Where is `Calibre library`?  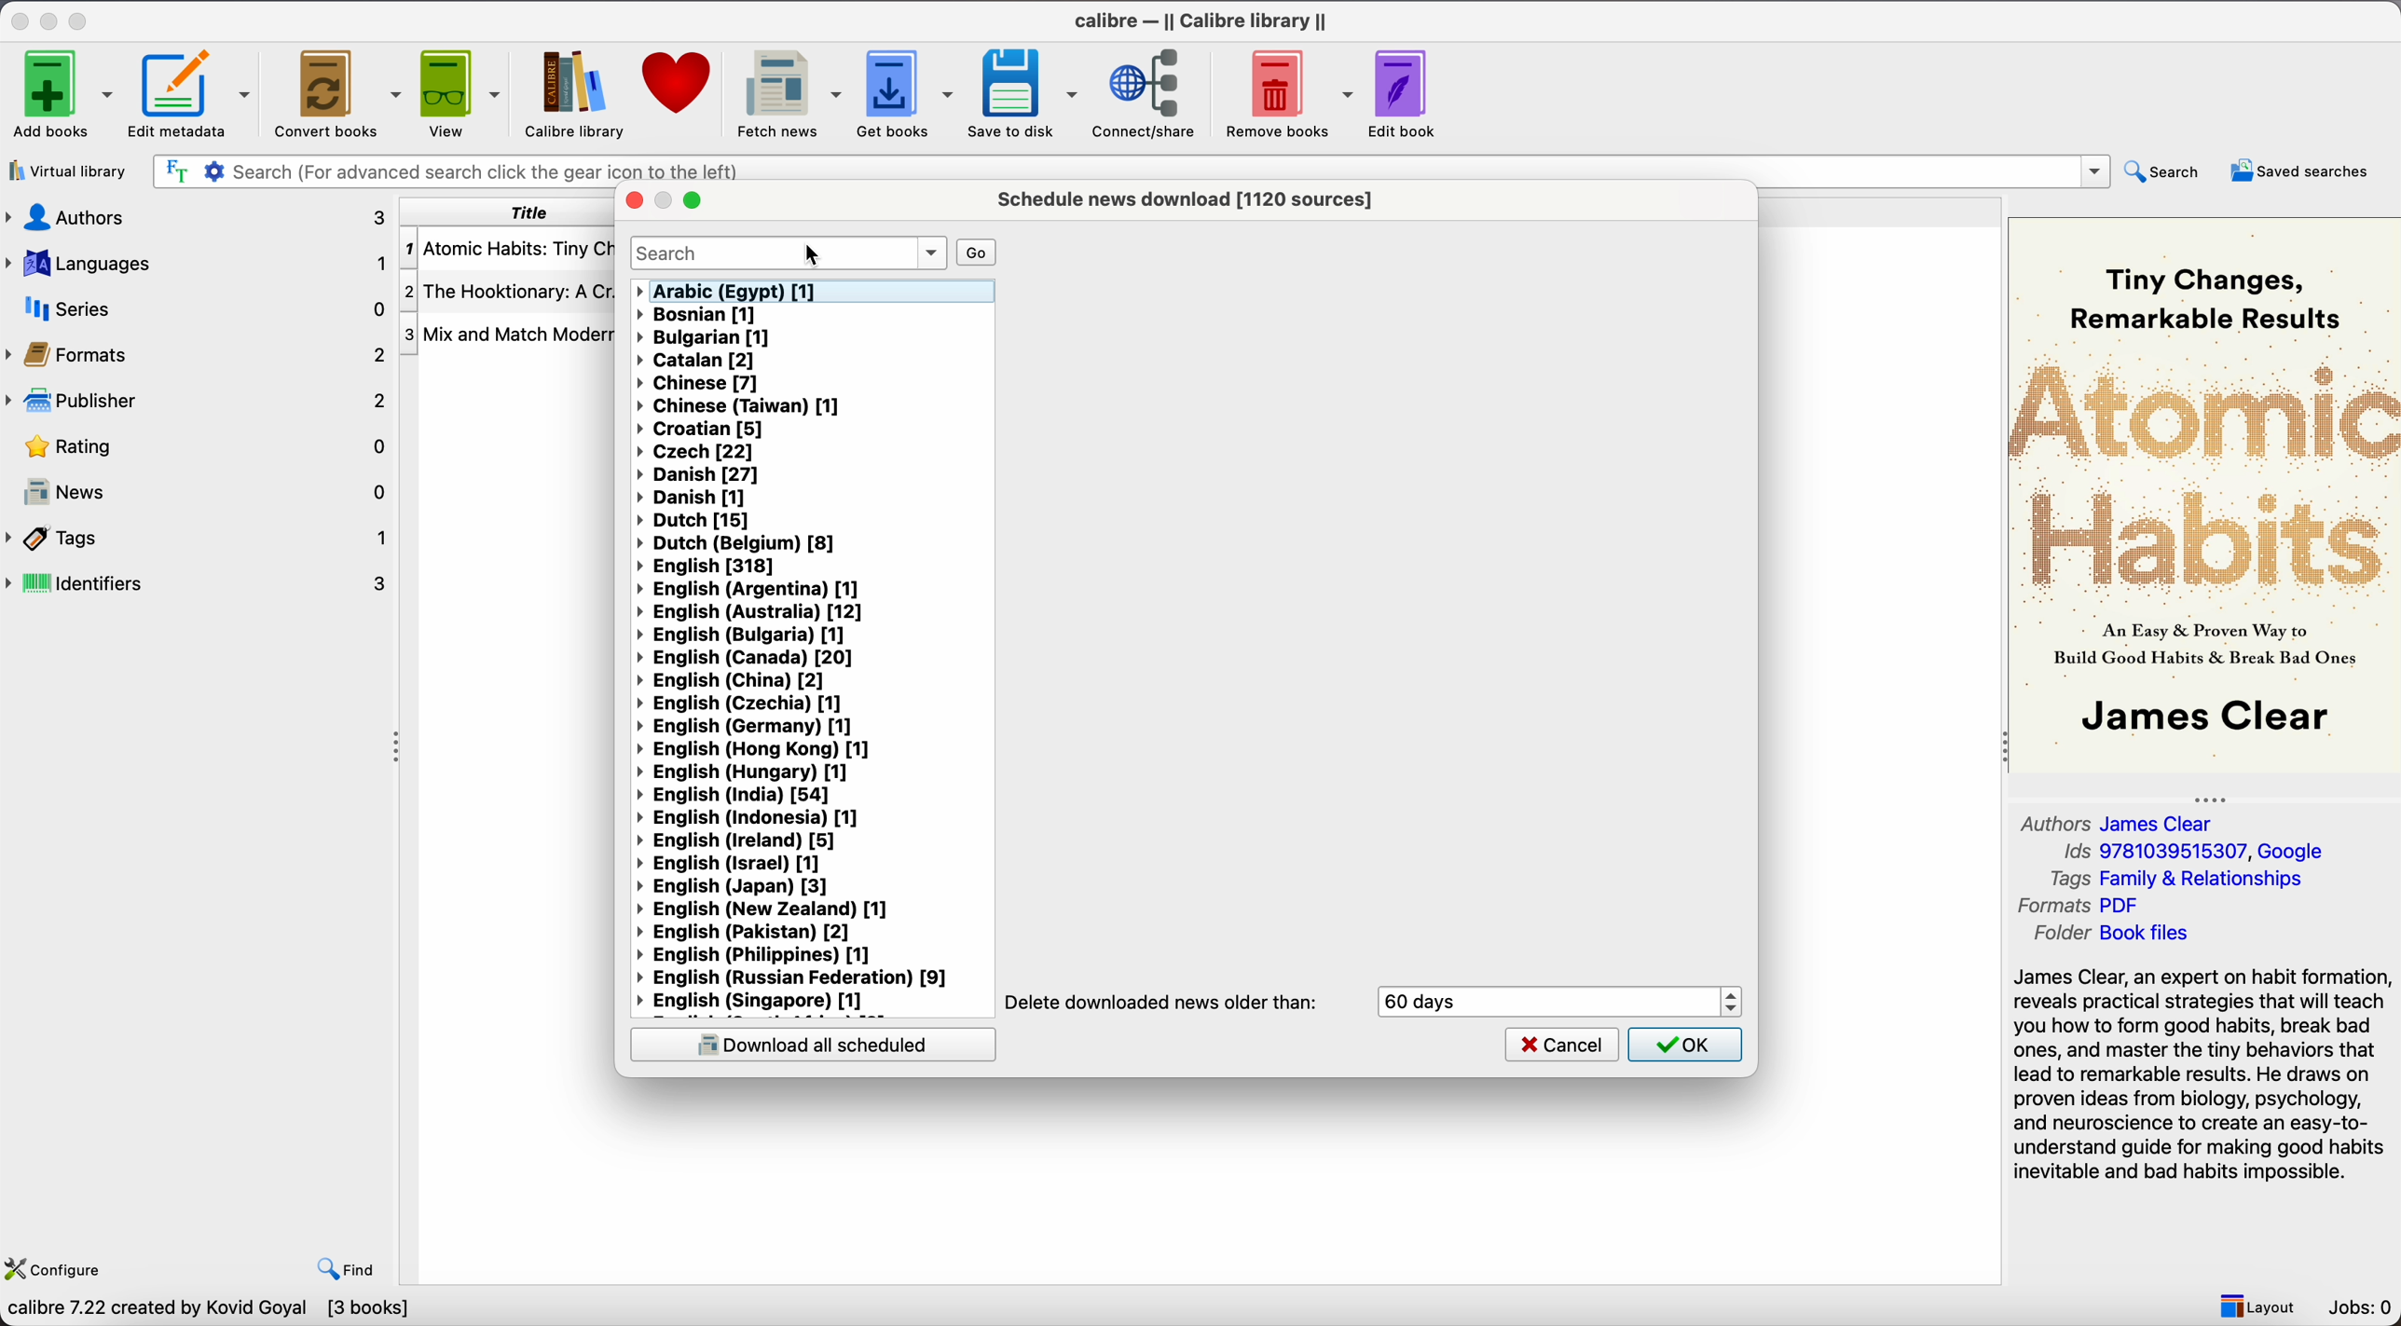
Calibre library is located at coordinates (573, 93).